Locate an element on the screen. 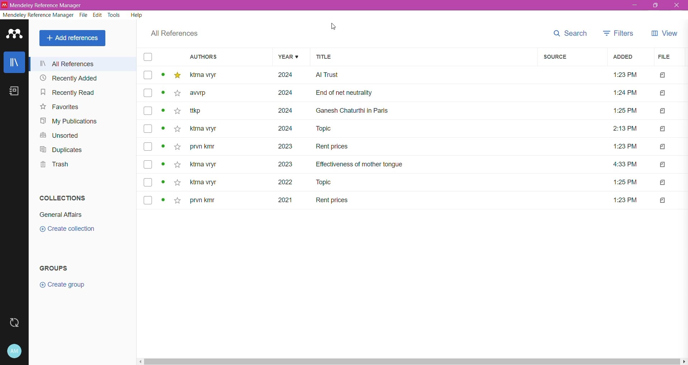 The width and height of the screenshot is (688, 365). Create Collection is located at coordinates (67, 229).